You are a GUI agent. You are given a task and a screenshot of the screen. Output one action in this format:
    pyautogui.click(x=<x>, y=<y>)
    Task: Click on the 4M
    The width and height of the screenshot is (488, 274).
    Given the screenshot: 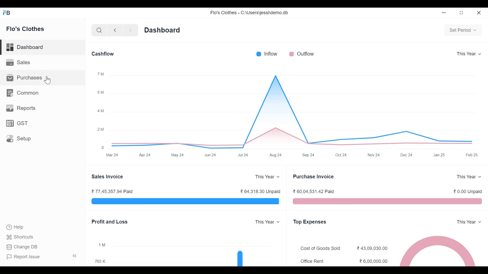 What is the action you would take?
    pyautogui.click(x=101, y=111)
    